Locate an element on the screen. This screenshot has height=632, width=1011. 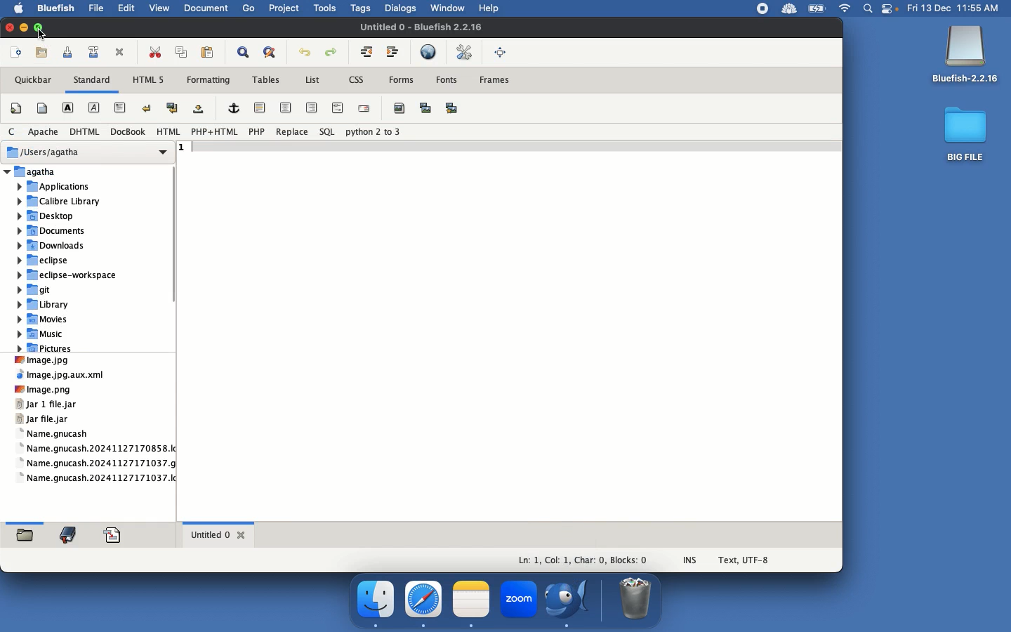
Bluefish is located at coordinates (965, 55).